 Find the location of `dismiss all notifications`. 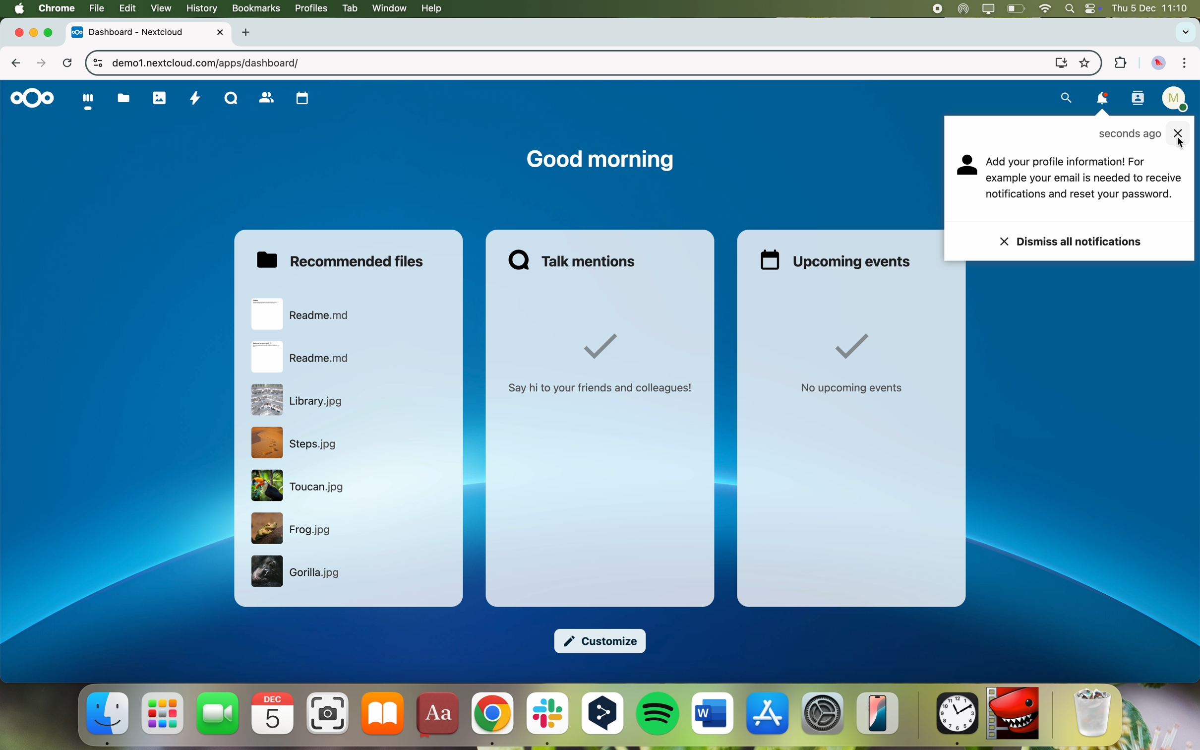

dismiss all notifications is located at coordinates (1073, 241).